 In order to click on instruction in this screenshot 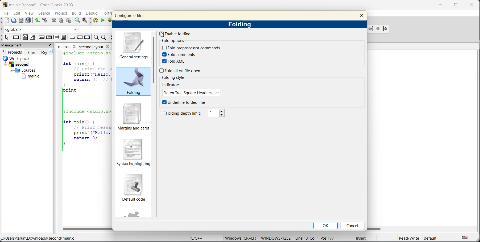, I will do `click(16, 38)`.